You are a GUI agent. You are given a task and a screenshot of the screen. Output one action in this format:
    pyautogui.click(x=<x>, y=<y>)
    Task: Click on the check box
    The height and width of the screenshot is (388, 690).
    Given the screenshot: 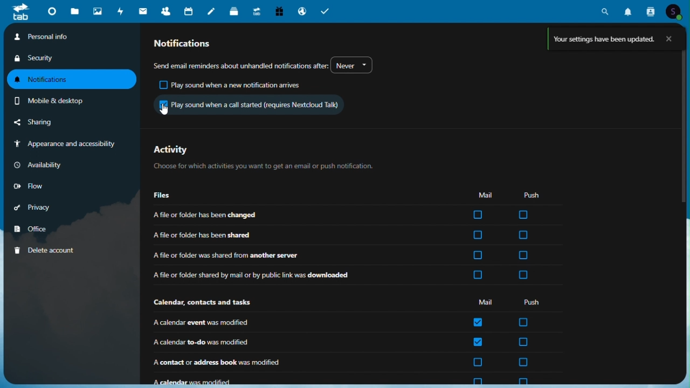 What is the action you would take?
    pyautogui.click(x=477, y=381)
    